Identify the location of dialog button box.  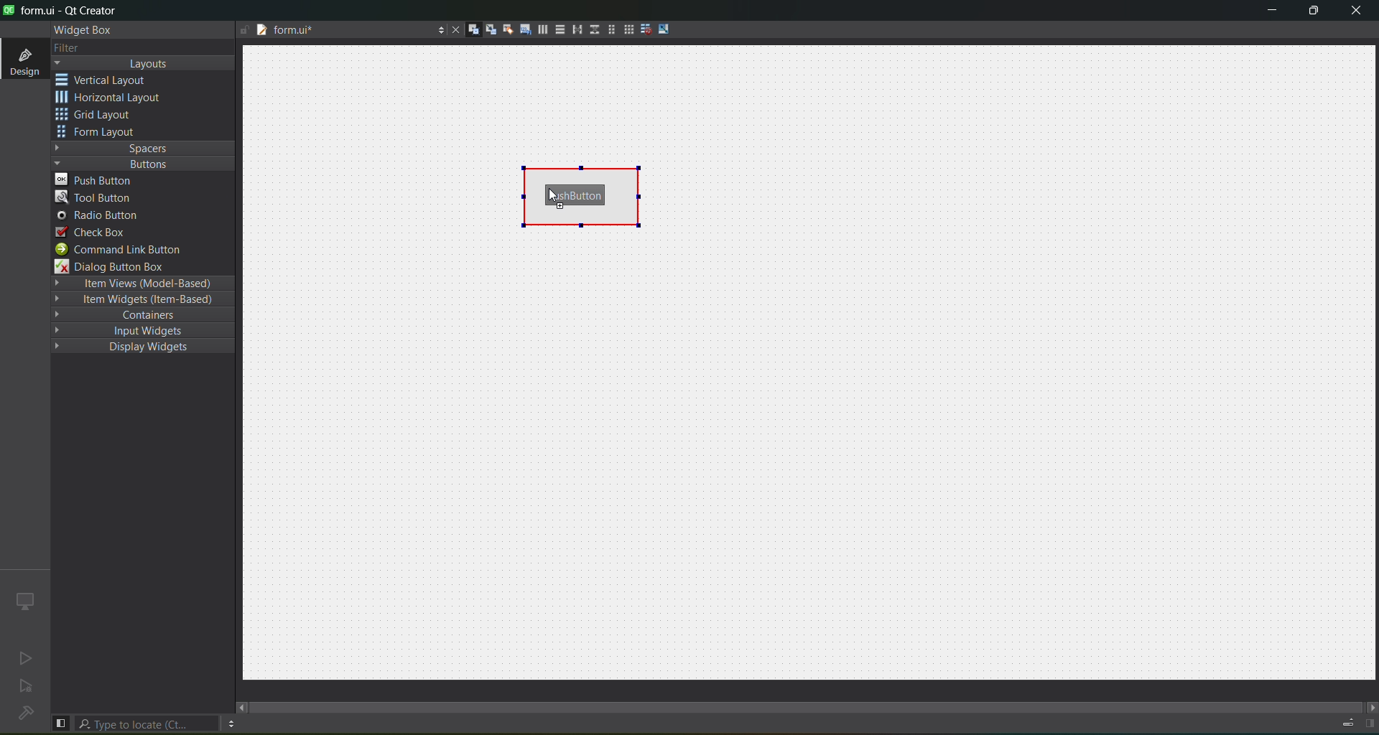
(119, 267).